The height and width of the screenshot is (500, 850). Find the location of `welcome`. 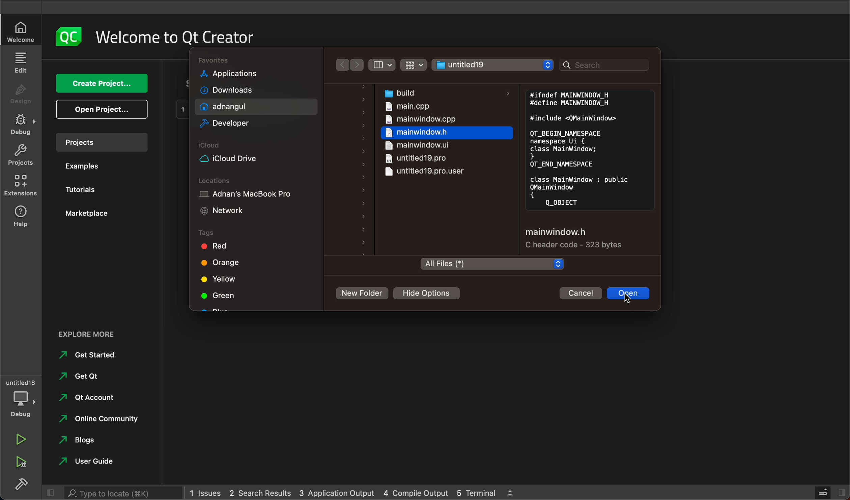

welcome is located at coordinates (20, 32).